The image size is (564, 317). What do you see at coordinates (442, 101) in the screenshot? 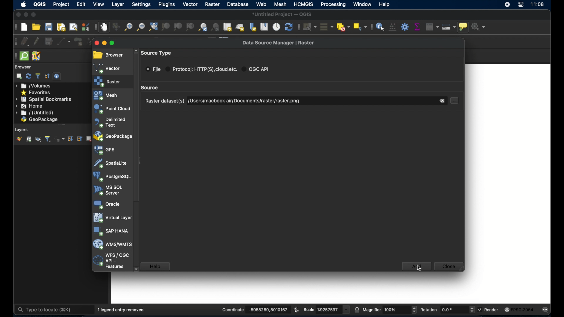
I see `remove` at bounding box center [442, 101].